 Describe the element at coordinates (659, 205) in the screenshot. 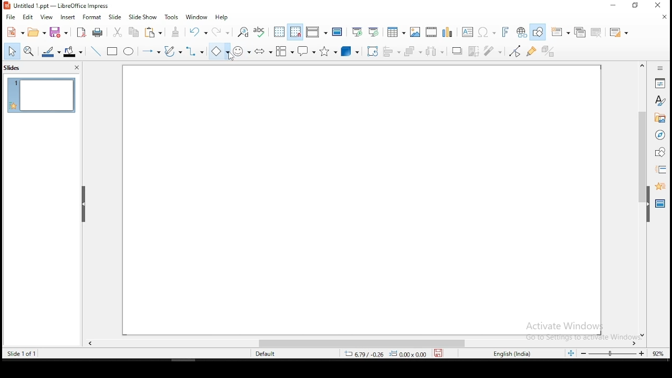

I see `master slides` at that location.